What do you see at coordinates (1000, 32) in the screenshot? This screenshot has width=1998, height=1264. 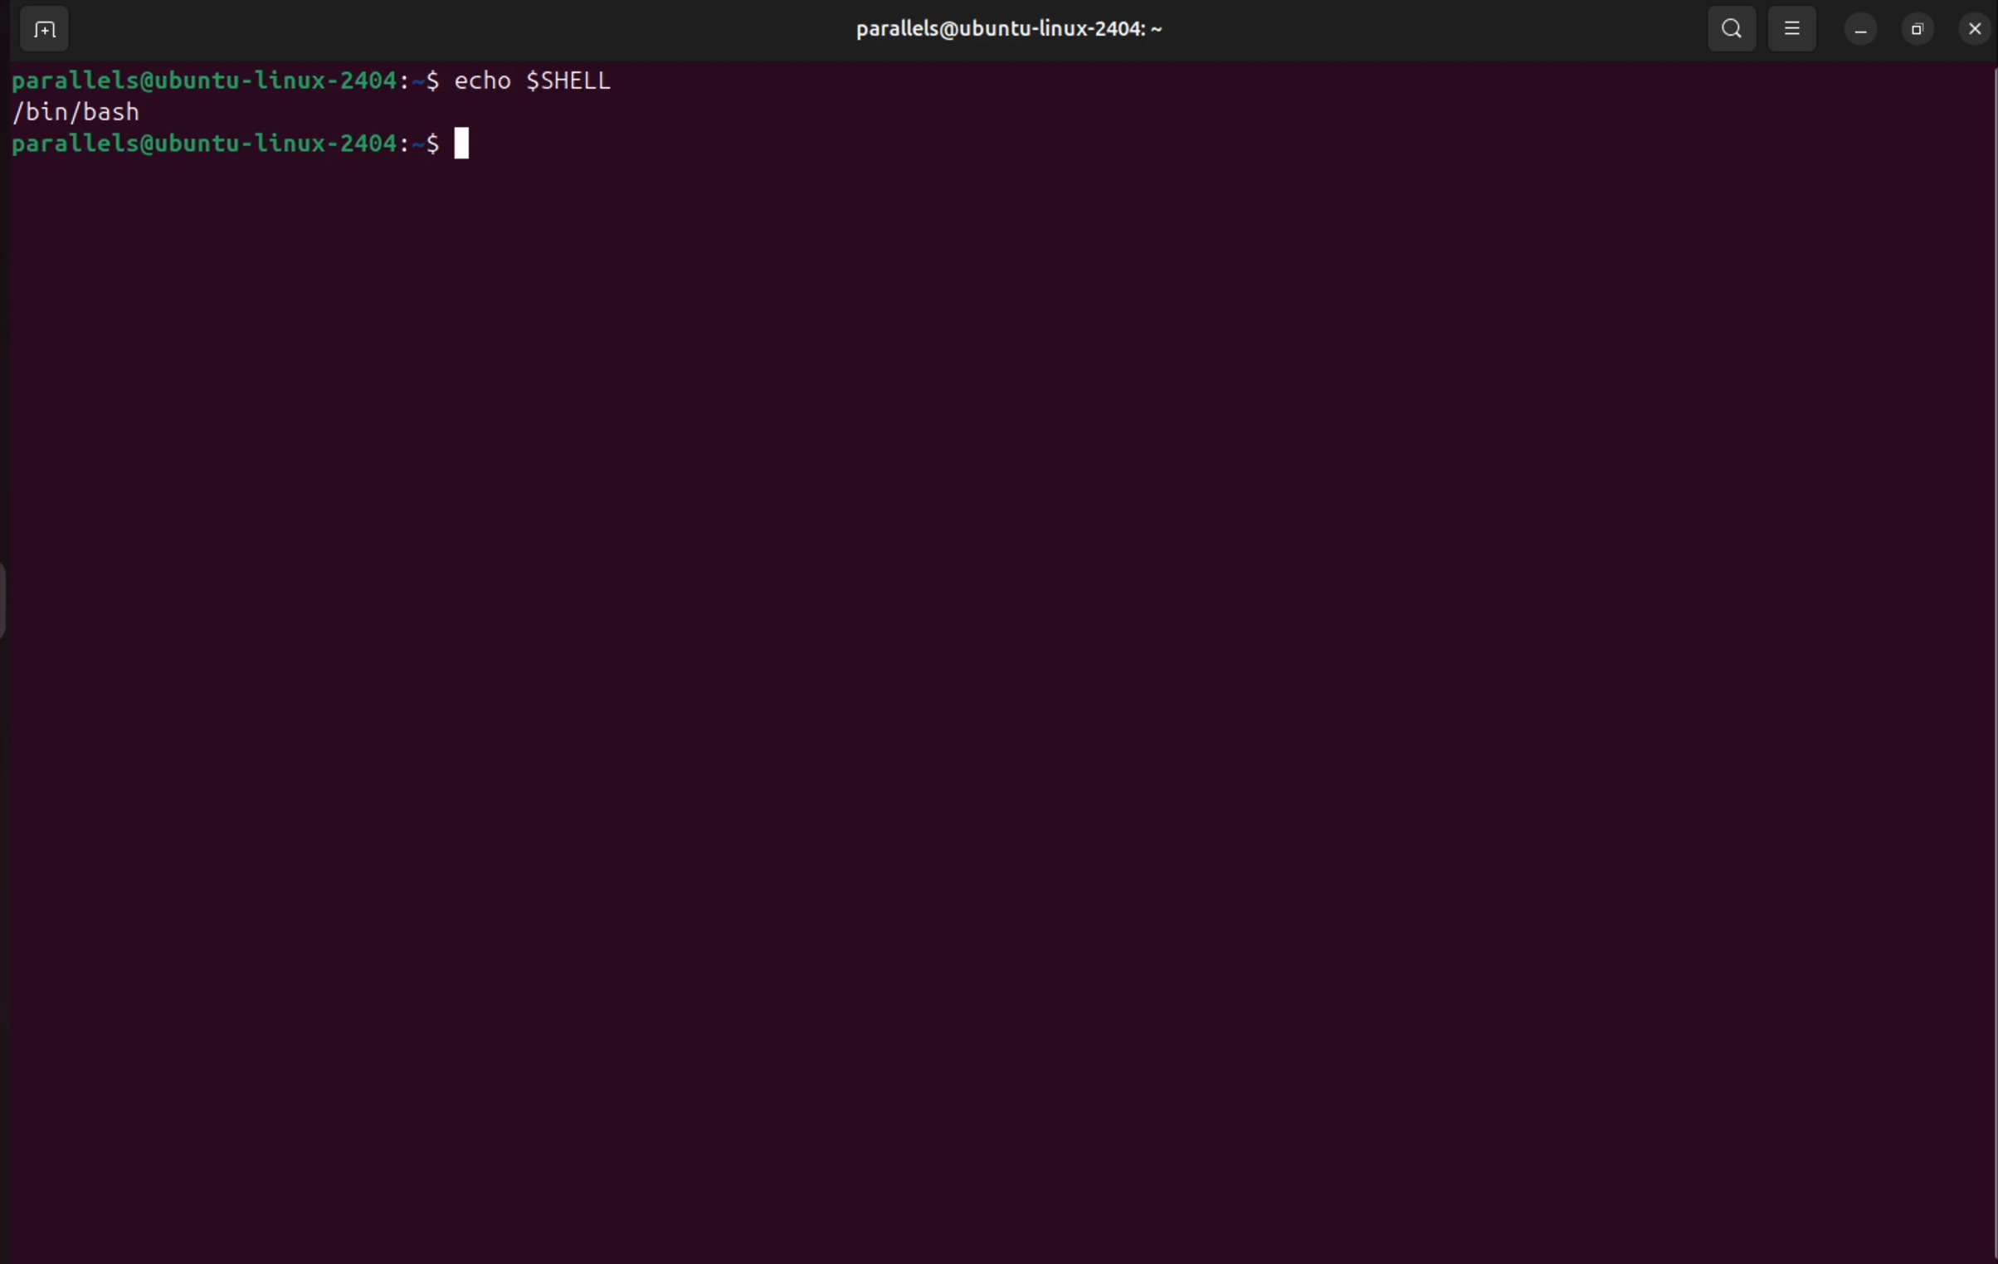 I see `pralllels userspace` at bounding box center [1000, 32].